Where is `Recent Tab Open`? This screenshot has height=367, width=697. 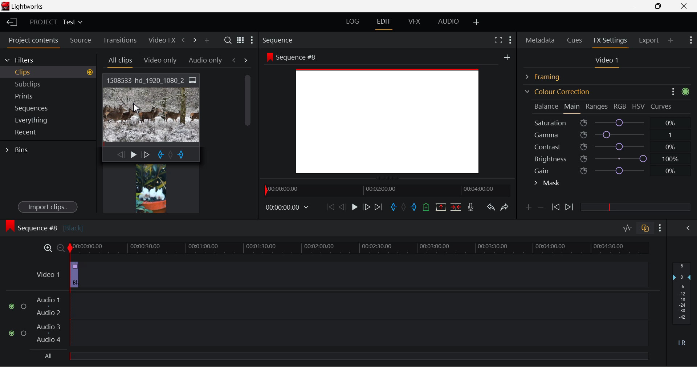
Recent Tab Open is located at coordinates (48, 132).